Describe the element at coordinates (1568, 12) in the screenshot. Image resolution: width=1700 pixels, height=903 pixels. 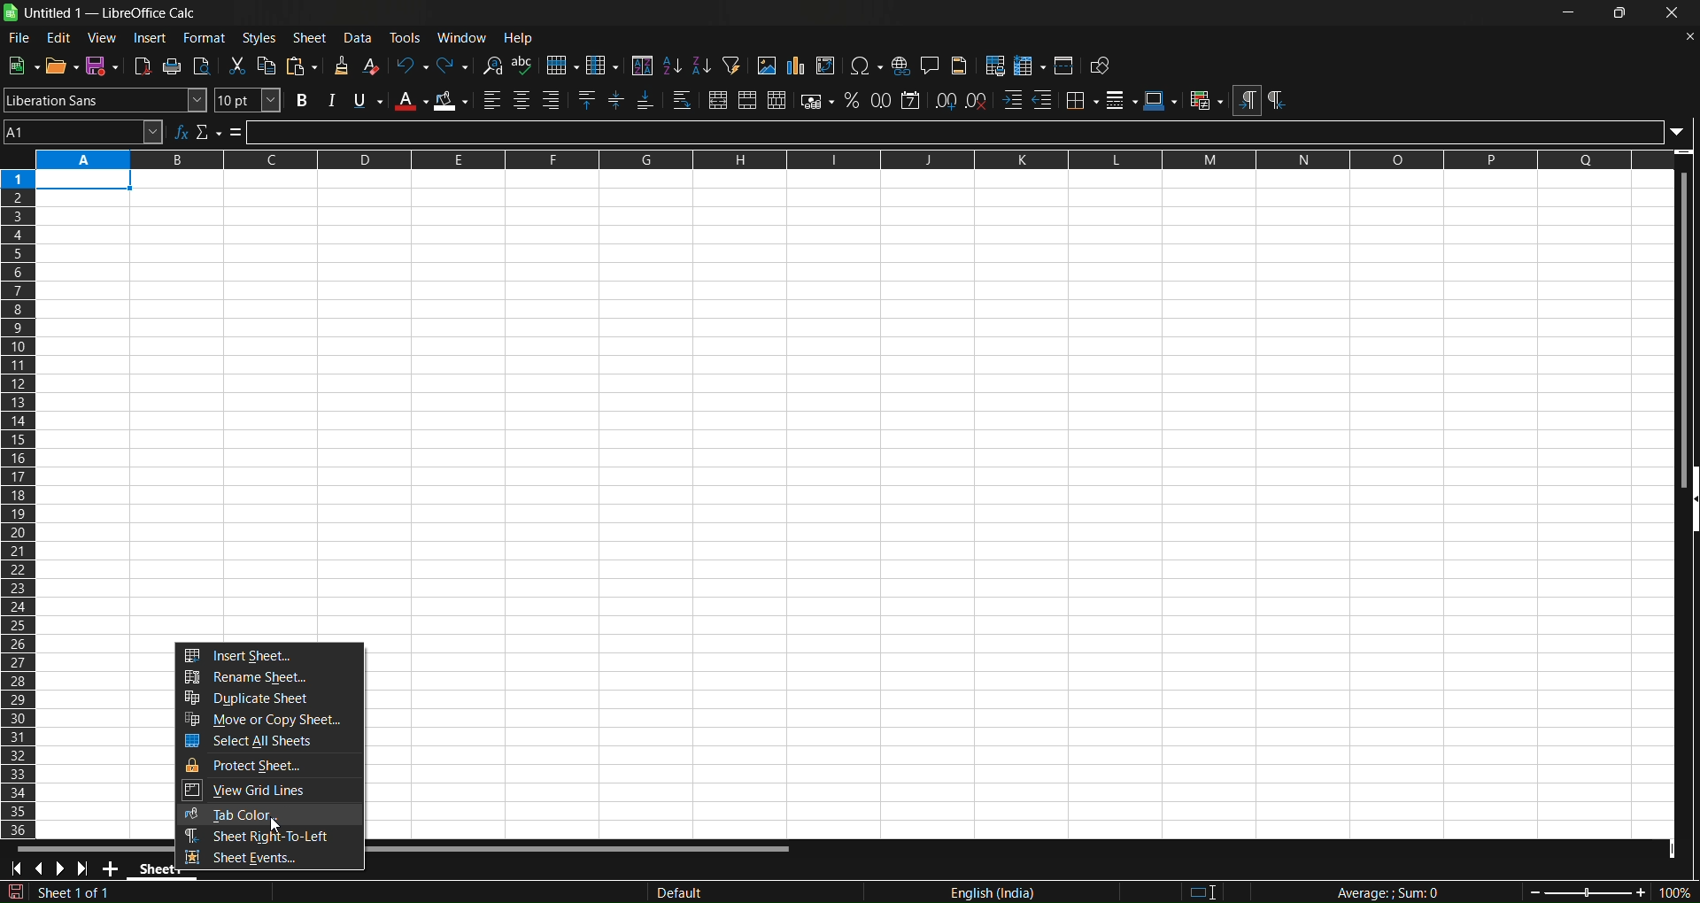
I see `minimize` at that location.